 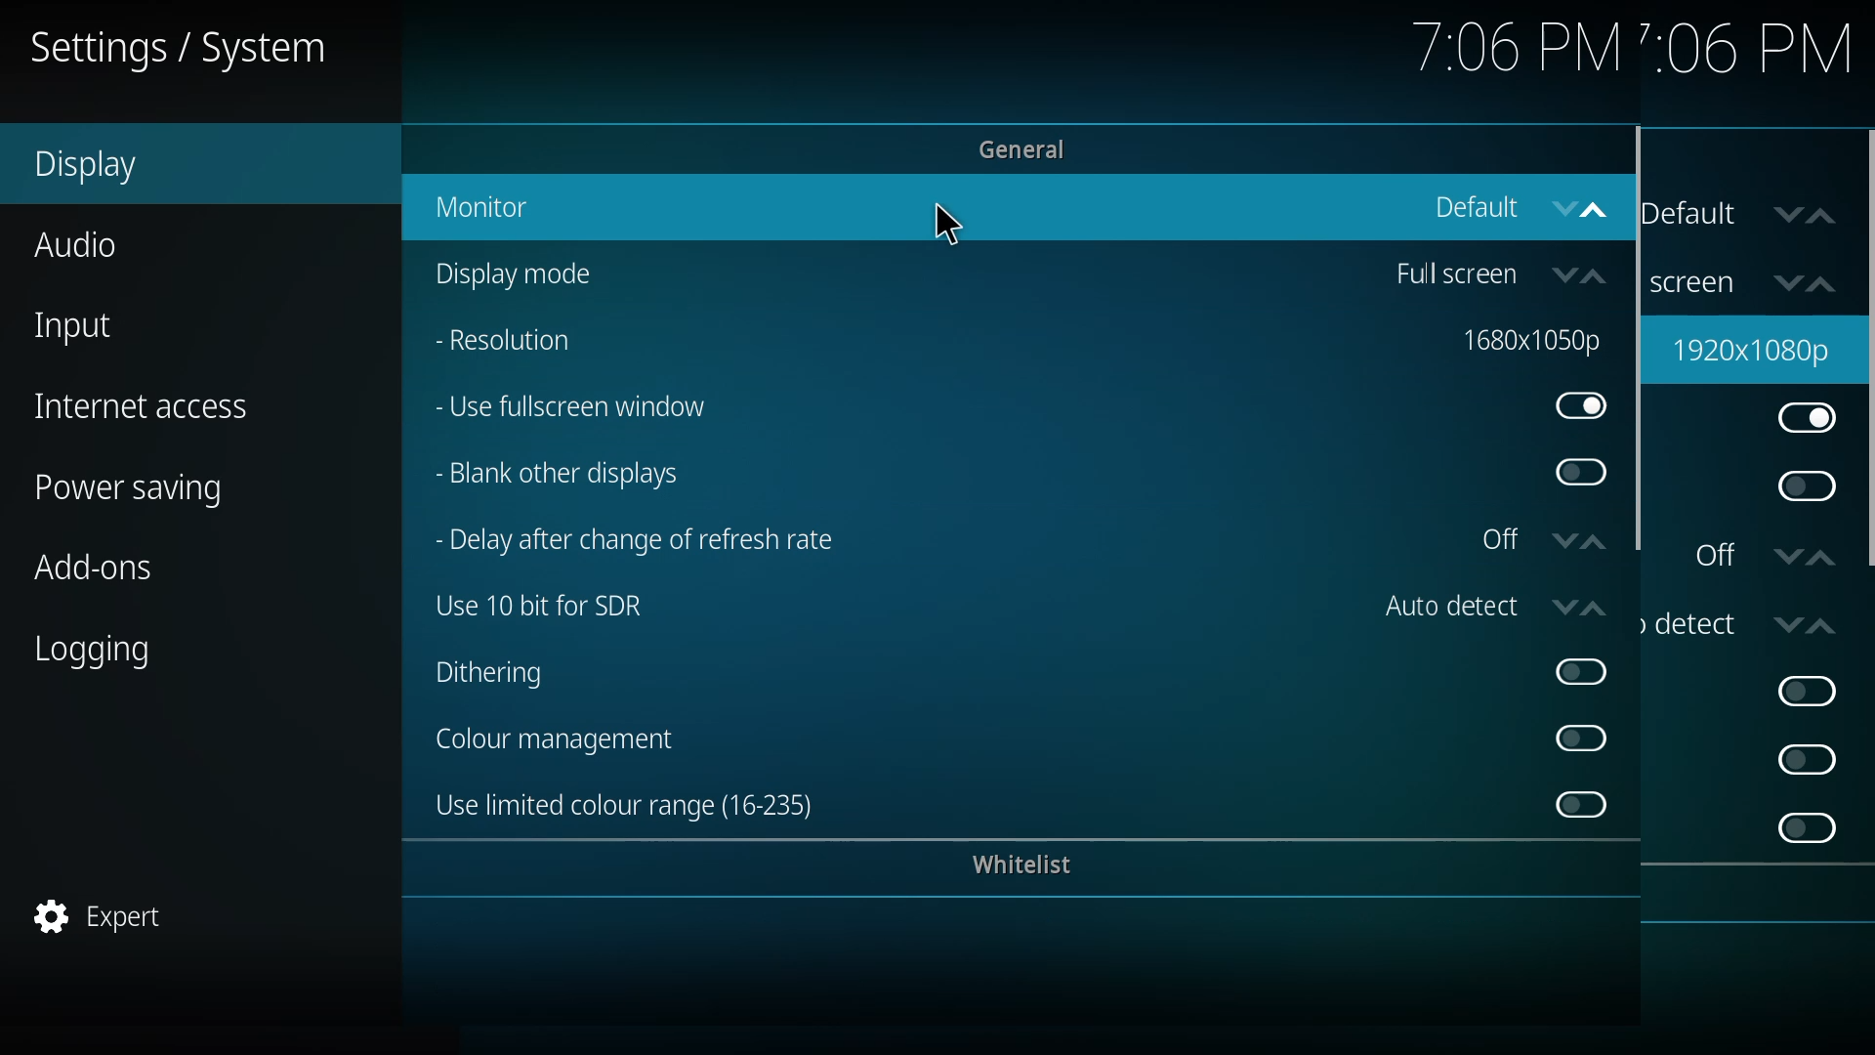 I want to click on time, so click(x=1502, y=49).